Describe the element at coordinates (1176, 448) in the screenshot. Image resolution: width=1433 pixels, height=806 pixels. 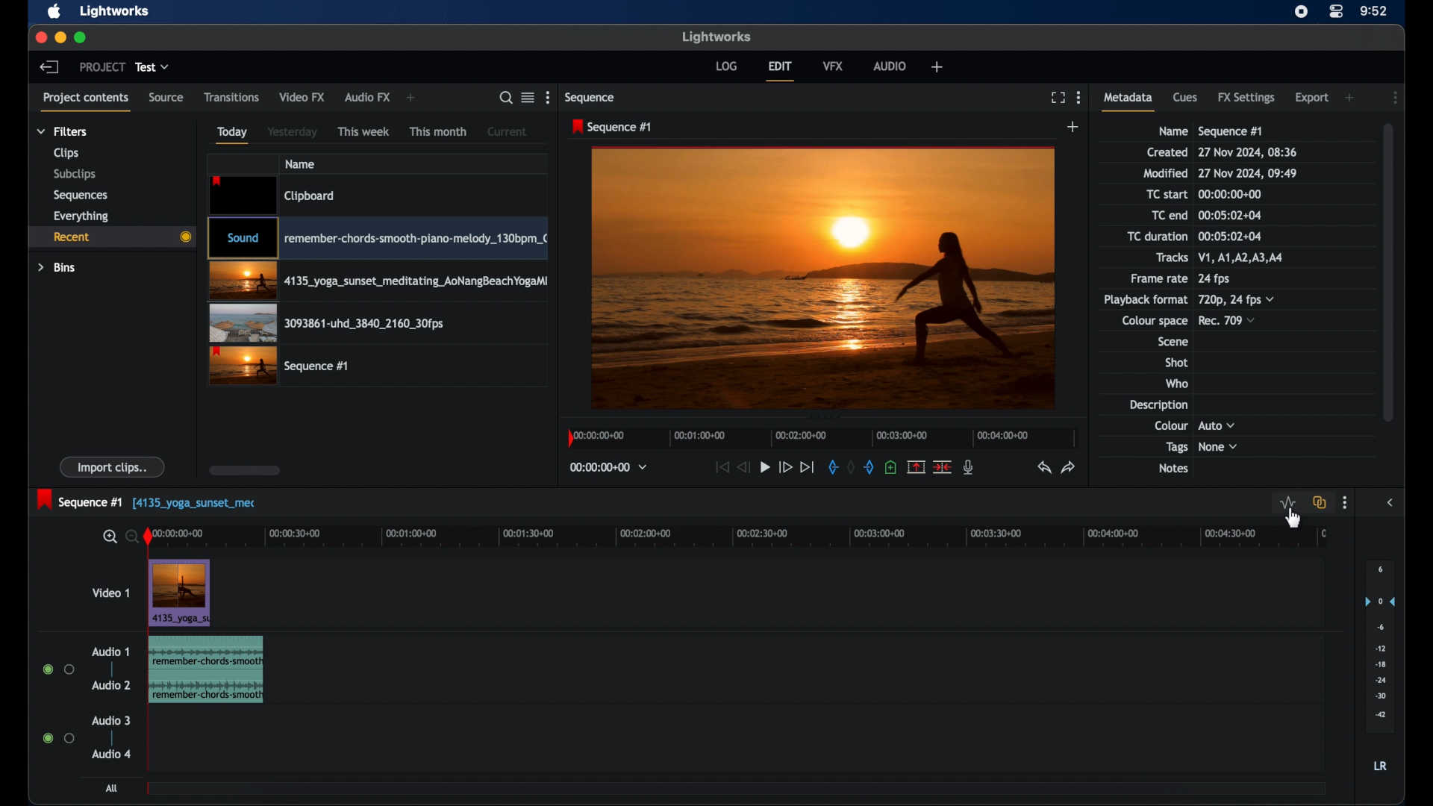
I see `tags` at that location.